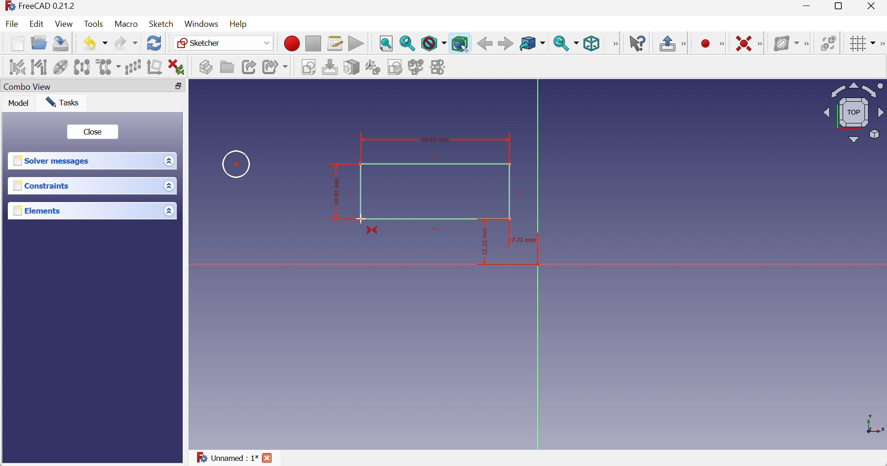 The height and width of the screenshot is (466, 887). I want to click on Elements, so click(40, 210).